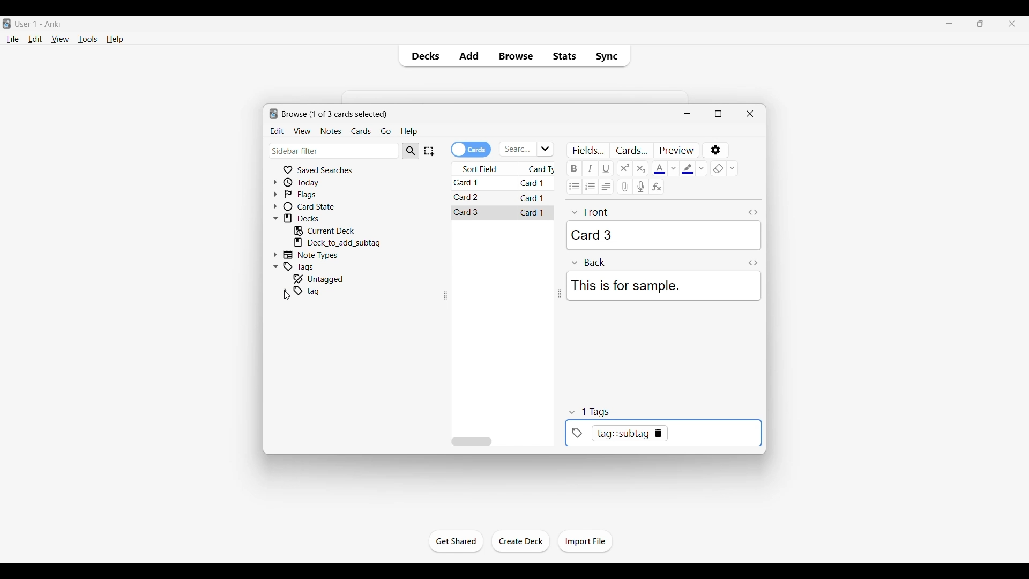  Describe the element at coordinates (471, 184) in the screenshot. I see `Card 1` at that location.